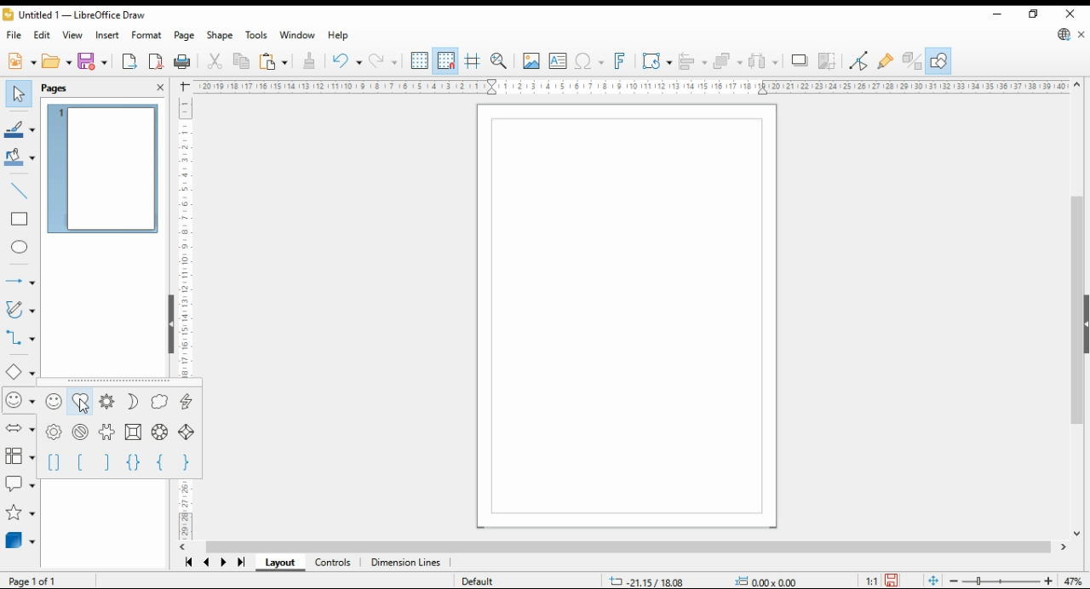  I want to click on shadow, so click(799, 60).